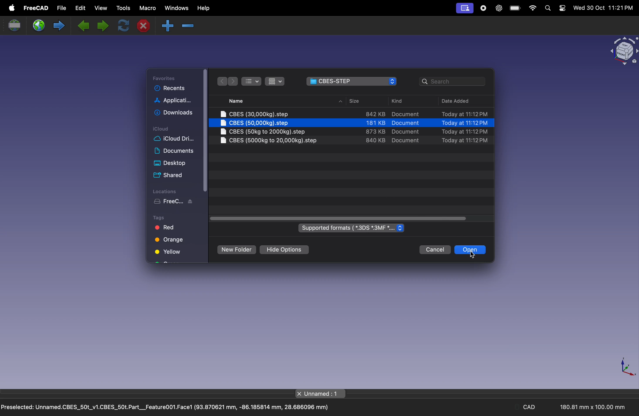 The width and height of the screenshot is (639, 416). Describe the element at coordinates (176, 9) in the screenshot. I see `windows` at that location.